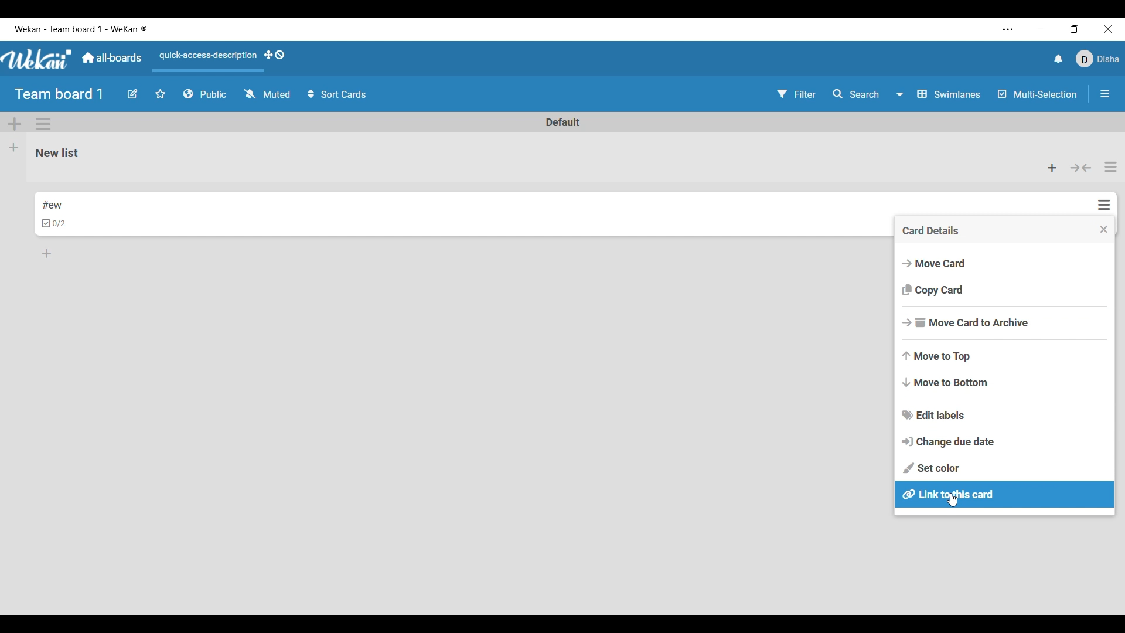 The width and height of the screenshot is (1125, 633). I want to click on Software and board name, so click(81, 29).